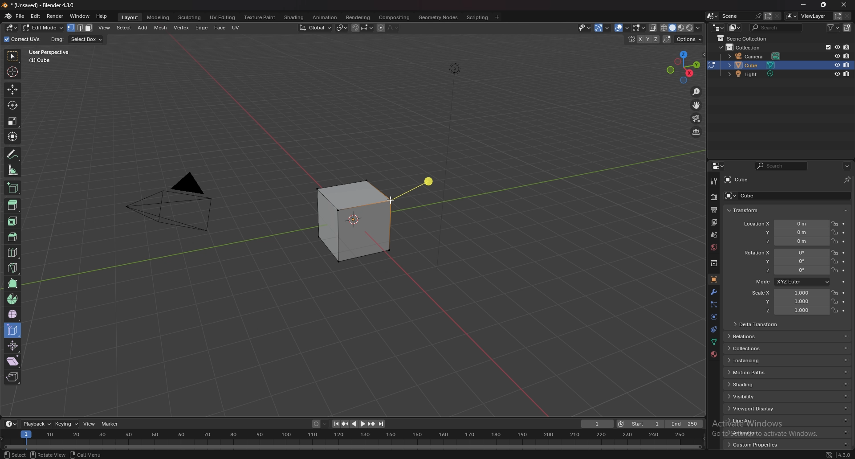 The width and height of the screenshot is (855, 459). What do you see at coordinates (12, 267) in the screenshot?
I see `knife` at bounding box center [12, 267].